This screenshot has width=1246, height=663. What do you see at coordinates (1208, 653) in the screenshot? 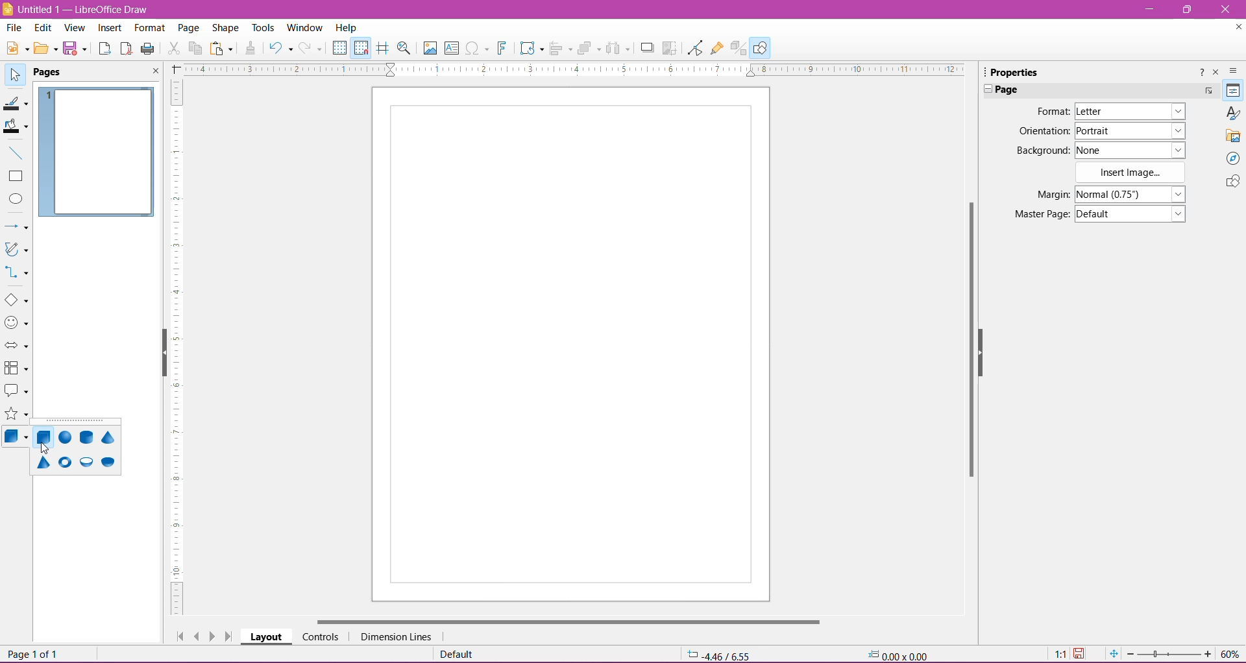
I see `Zoom In` at bounding box center [1208, 653].